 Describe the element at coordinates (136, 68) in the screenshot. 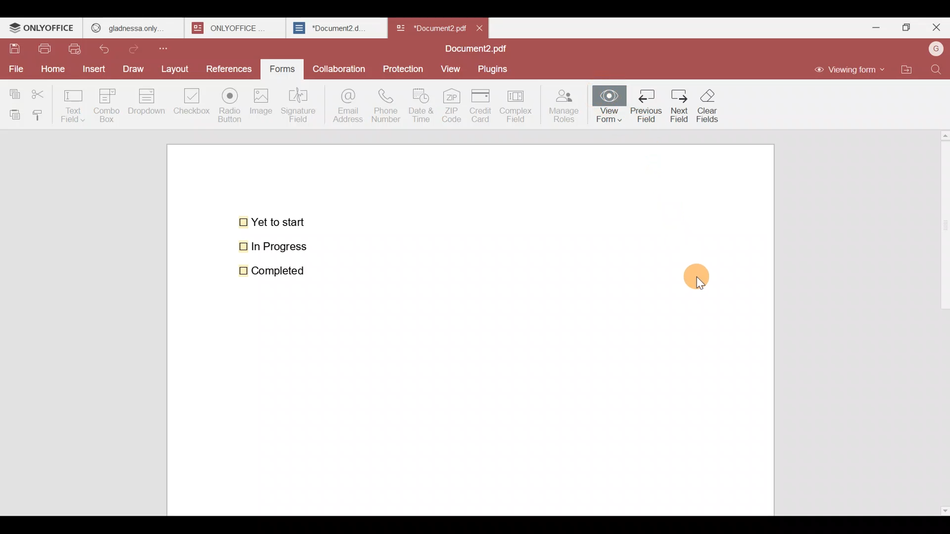

I see `Draw` at that location.